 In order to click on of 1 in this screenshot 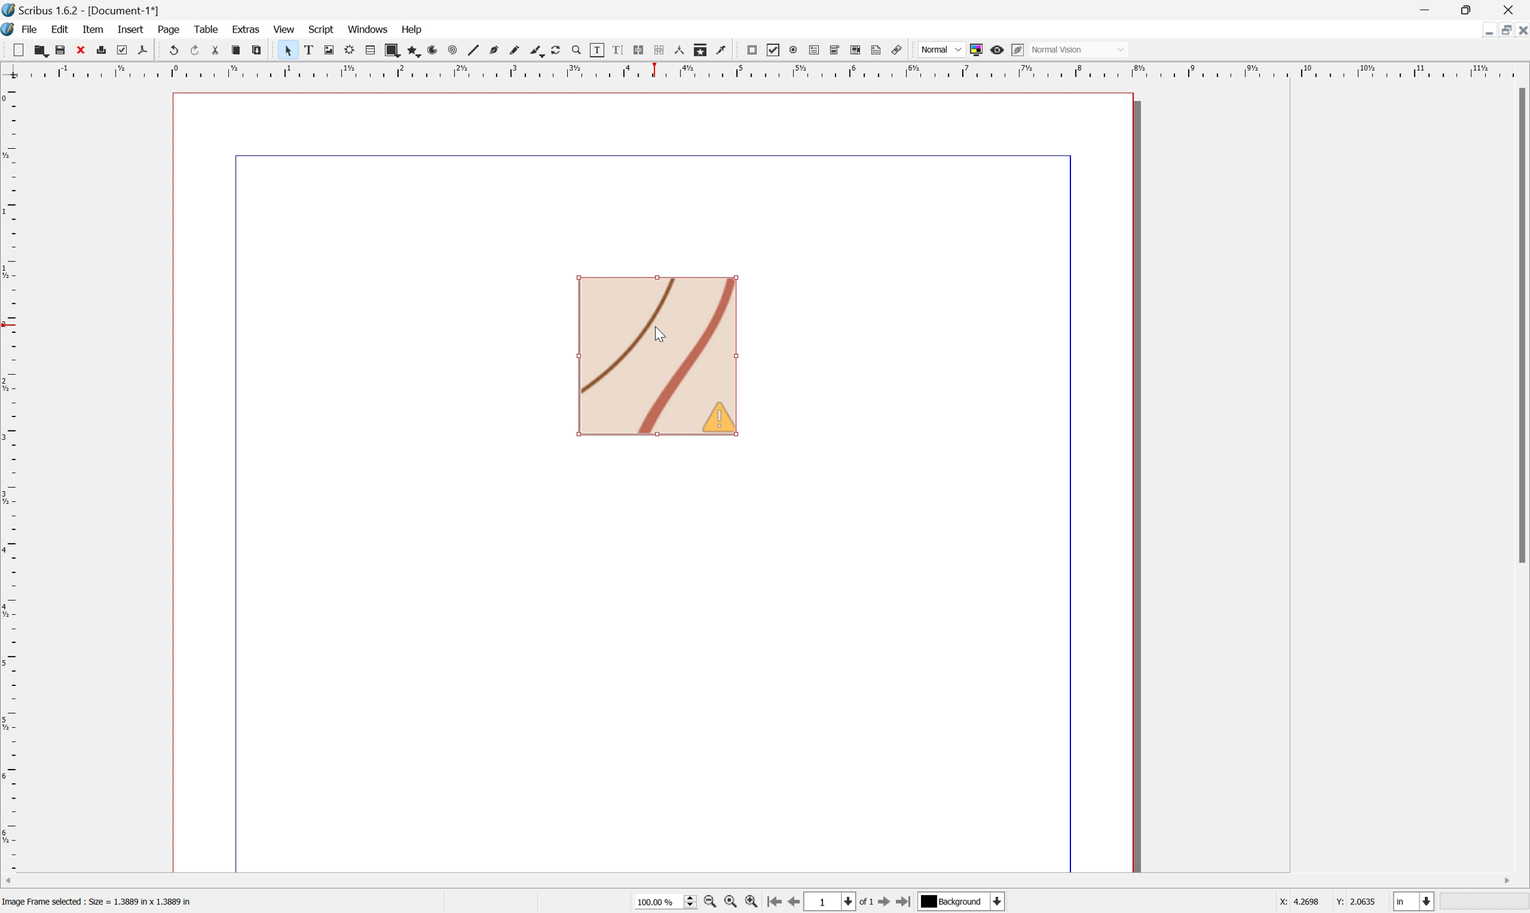, I will do `click(868, 904)`.